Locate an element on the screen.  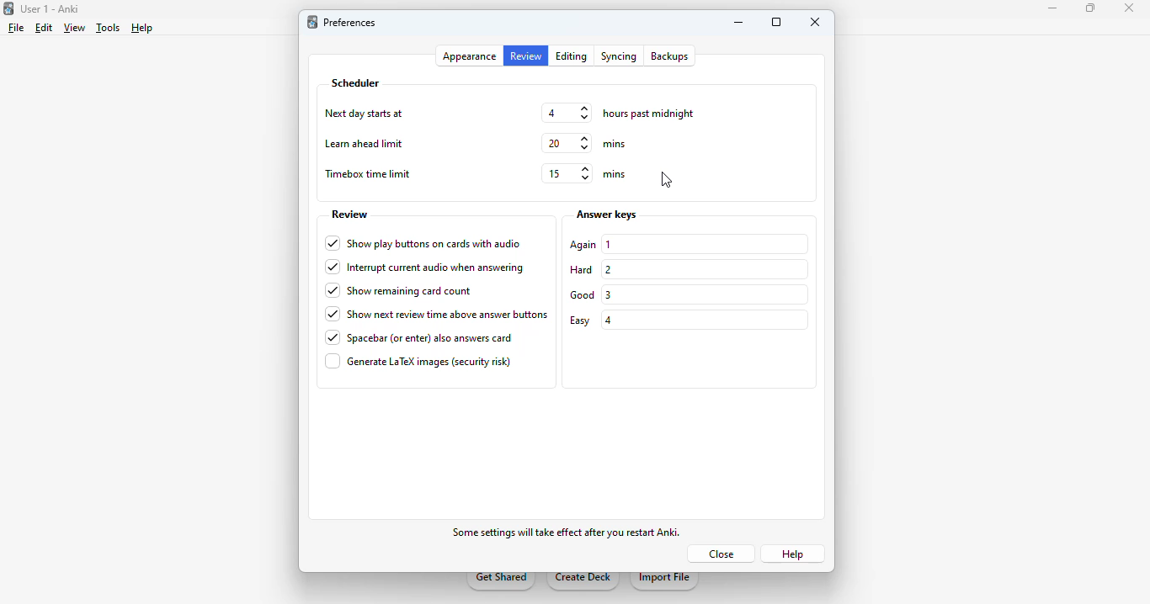
mins is located at coordinates (615, 144).